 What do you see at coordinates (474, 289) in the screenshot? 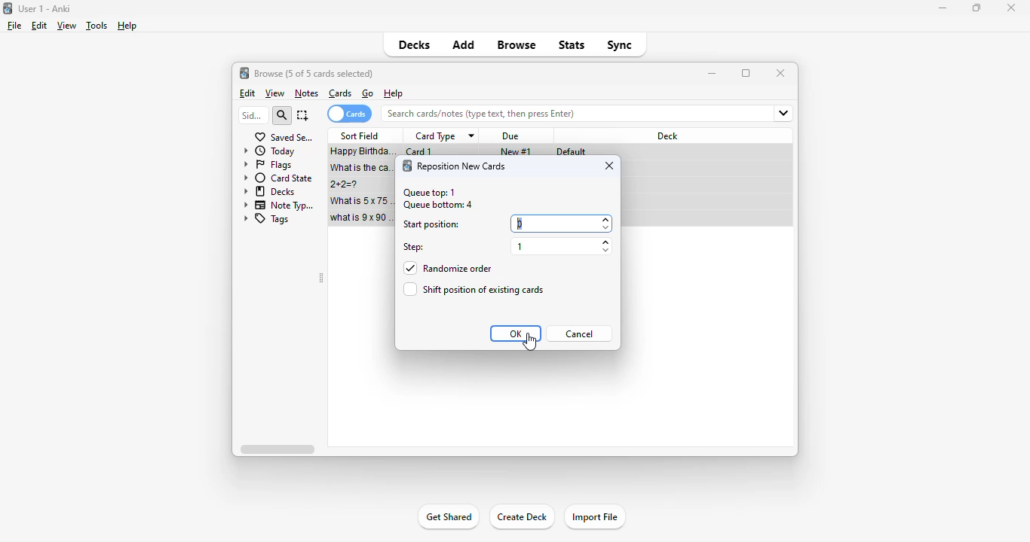
I see `shift position of existing cards` at bounding box center [474, 289].